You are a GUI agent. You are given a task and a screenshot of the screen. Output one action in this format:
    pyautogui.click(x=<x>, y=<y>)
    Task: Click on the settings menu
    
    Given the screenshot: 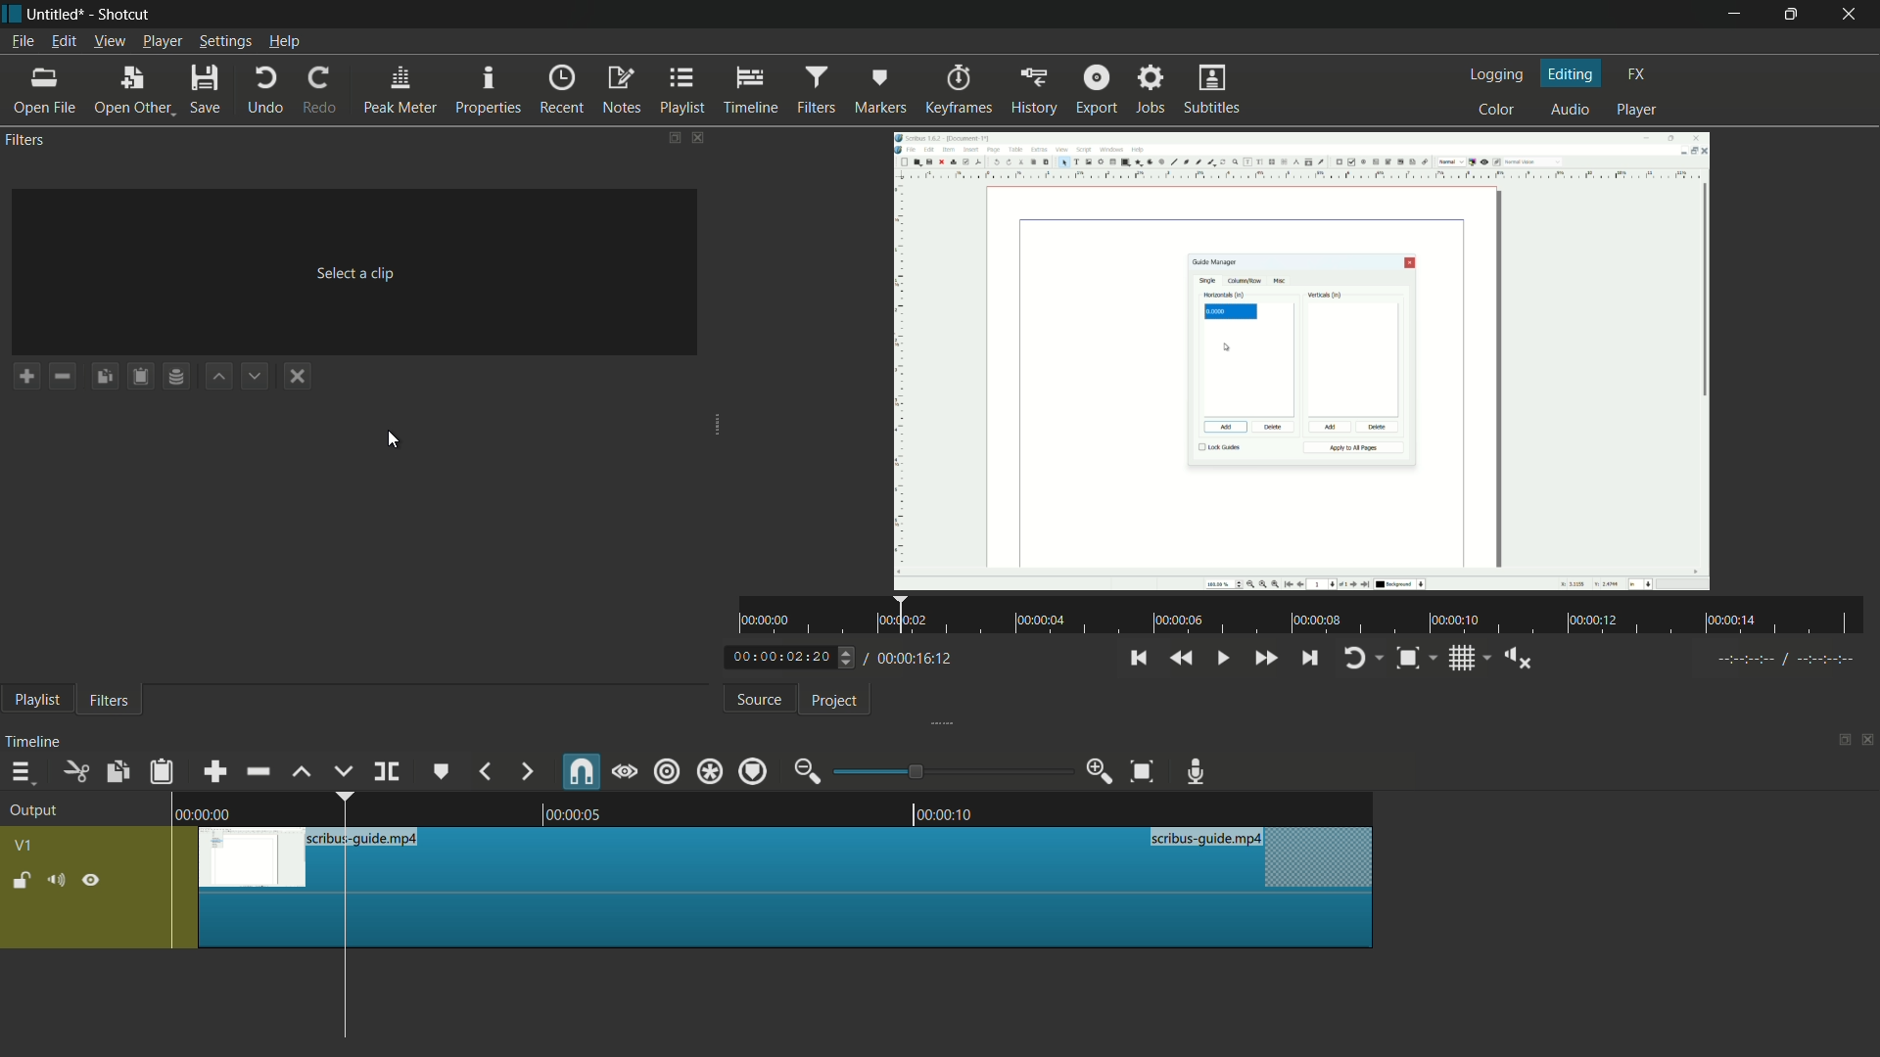 What is the action you would take?
    pyautogui.click(x=222, y=41)
    